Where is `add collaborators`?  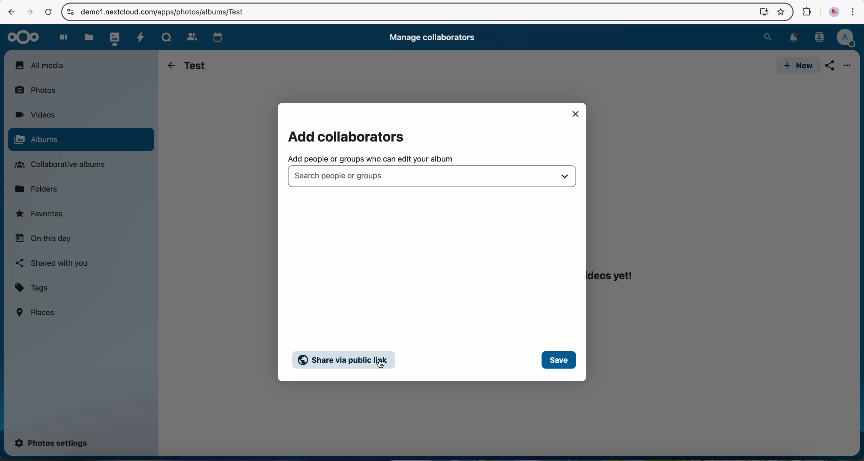
add collaborators is located at coordinates (350, 136).